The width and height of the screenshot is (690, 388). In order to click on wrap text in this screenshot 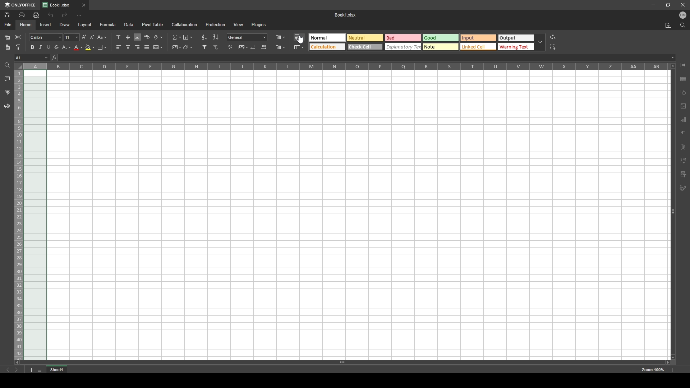, I will do `click(147, 37)`.